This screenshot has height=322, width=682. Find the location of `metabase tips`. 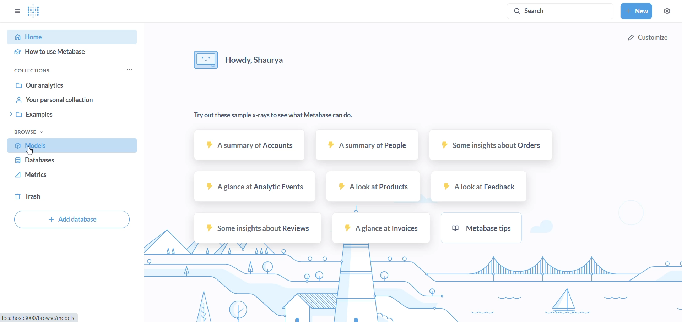

metabase tips is located at coordinates (482, 227).